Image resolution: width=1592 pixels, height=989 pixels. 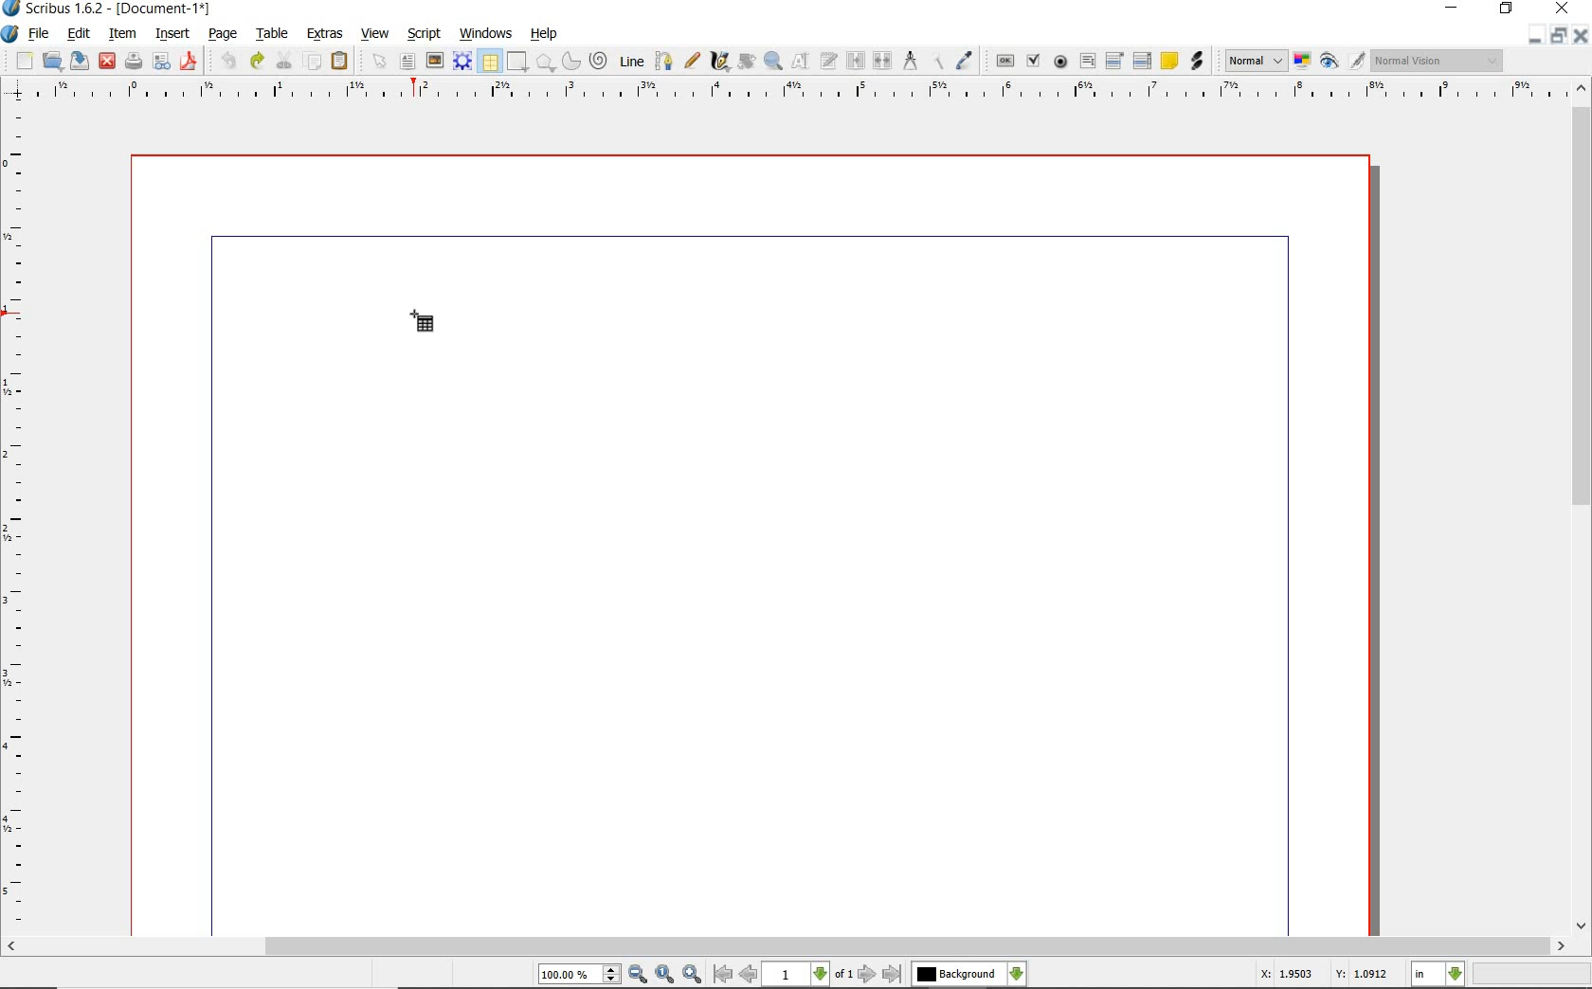 What do you see at coordinates (1580, 36) in the screenshot?
I see `close` at bounding box center [1580, 36].